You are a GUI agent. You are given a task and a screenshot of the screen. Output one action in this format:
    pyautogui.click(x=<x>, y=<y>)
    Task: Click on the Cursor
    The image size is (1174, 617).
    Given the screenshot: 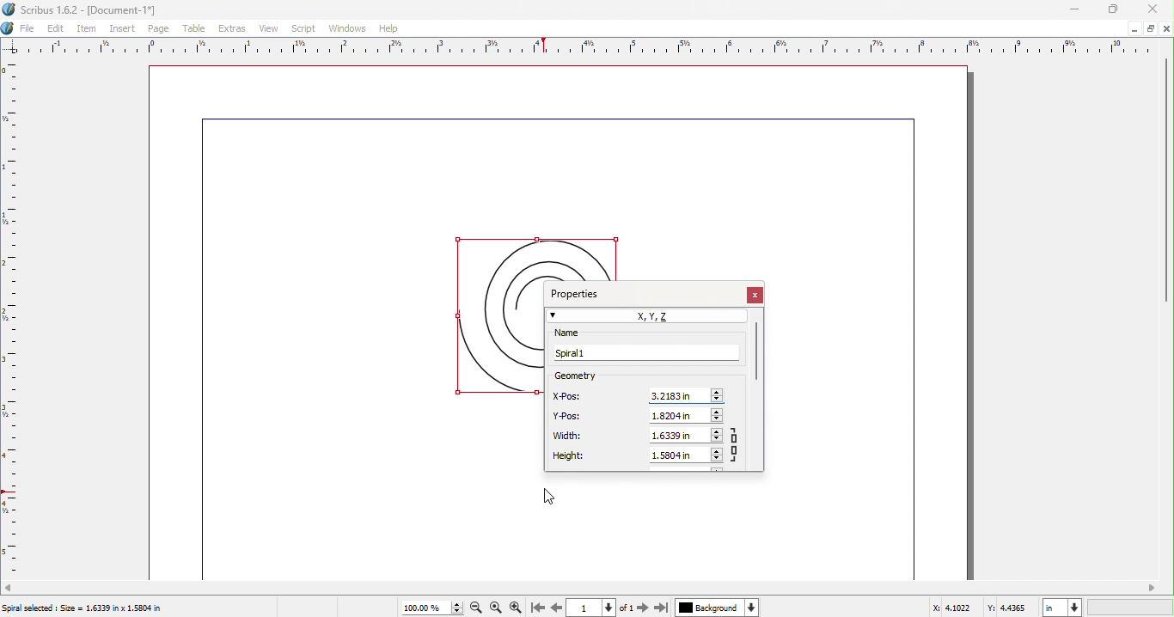 What is the action you would take?
    pyautogui.click(x=549, y=495)
    